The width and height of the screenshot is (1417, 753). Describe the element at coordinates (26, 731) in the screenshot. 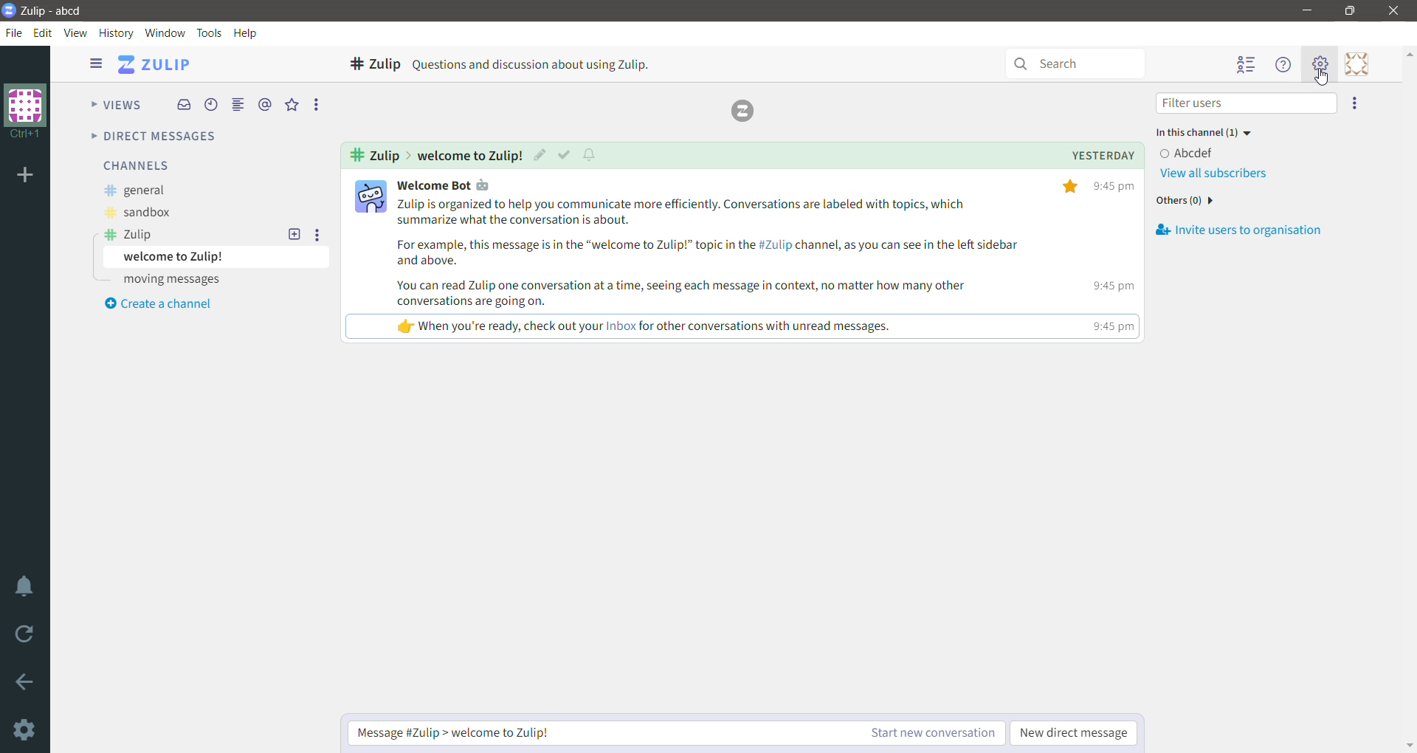

I see `Settings` at that location.